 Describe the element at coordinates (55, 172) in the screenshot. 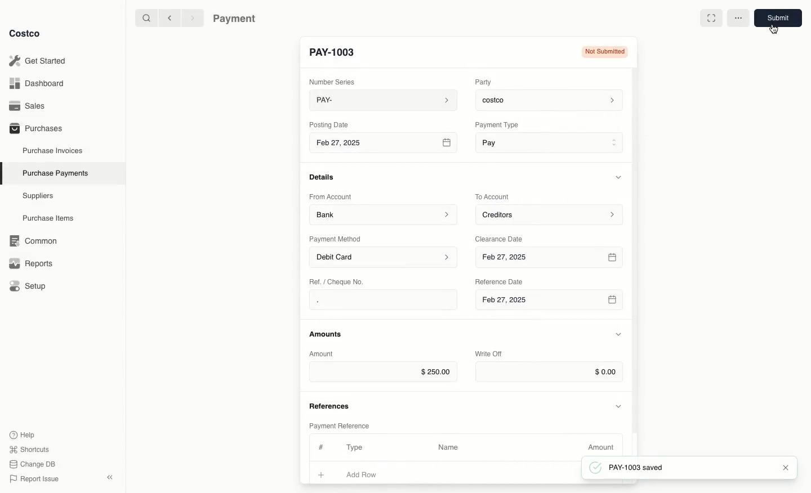

I see `Purchase Payments` at that location.